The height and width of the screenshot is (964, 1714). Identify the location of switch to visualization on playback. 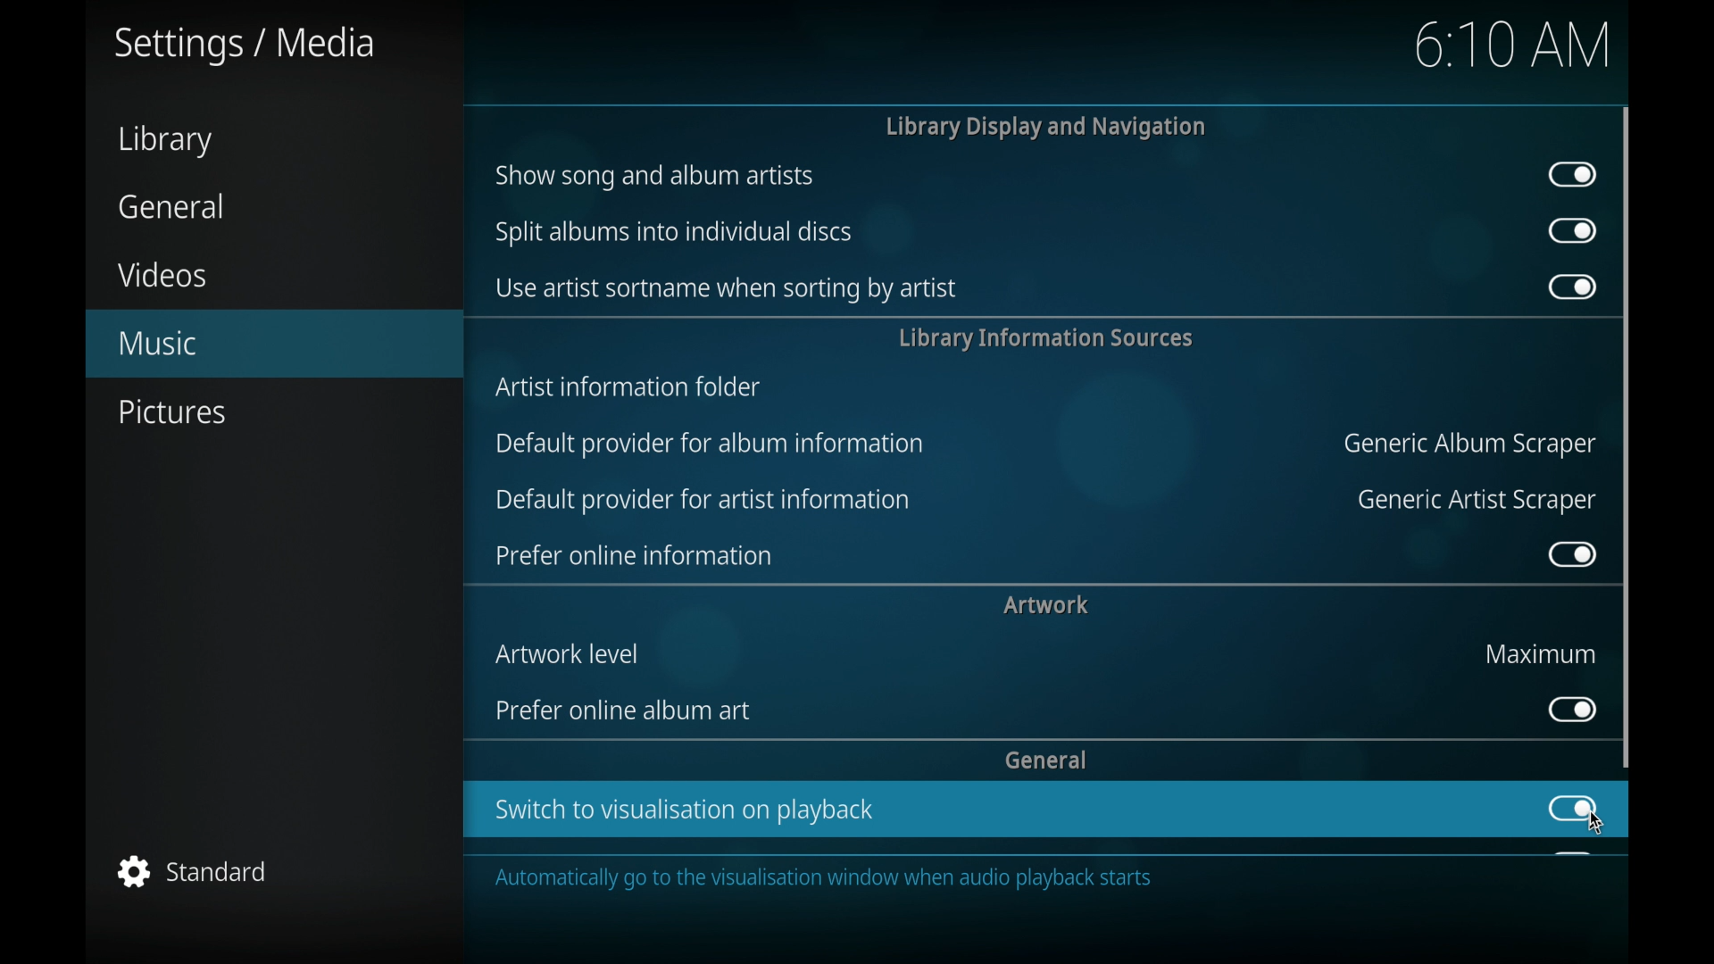
(686, 810).